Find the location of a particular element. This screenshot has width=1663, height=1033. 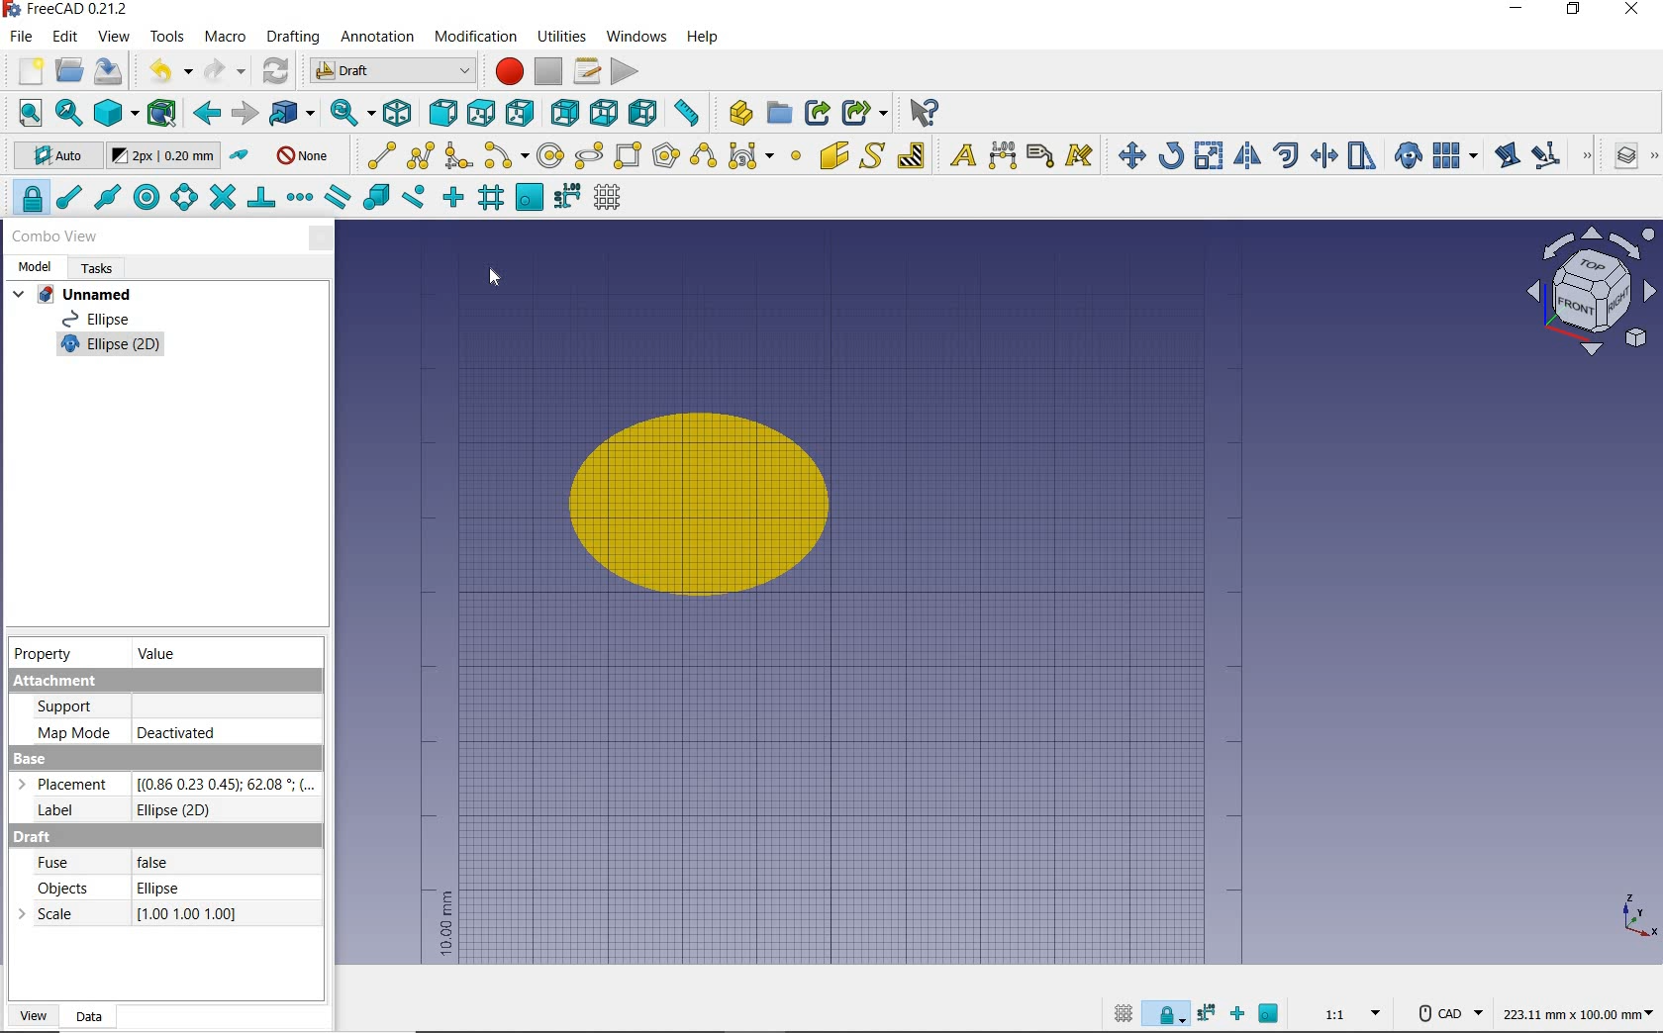

file is located at coordinates (19, 36).